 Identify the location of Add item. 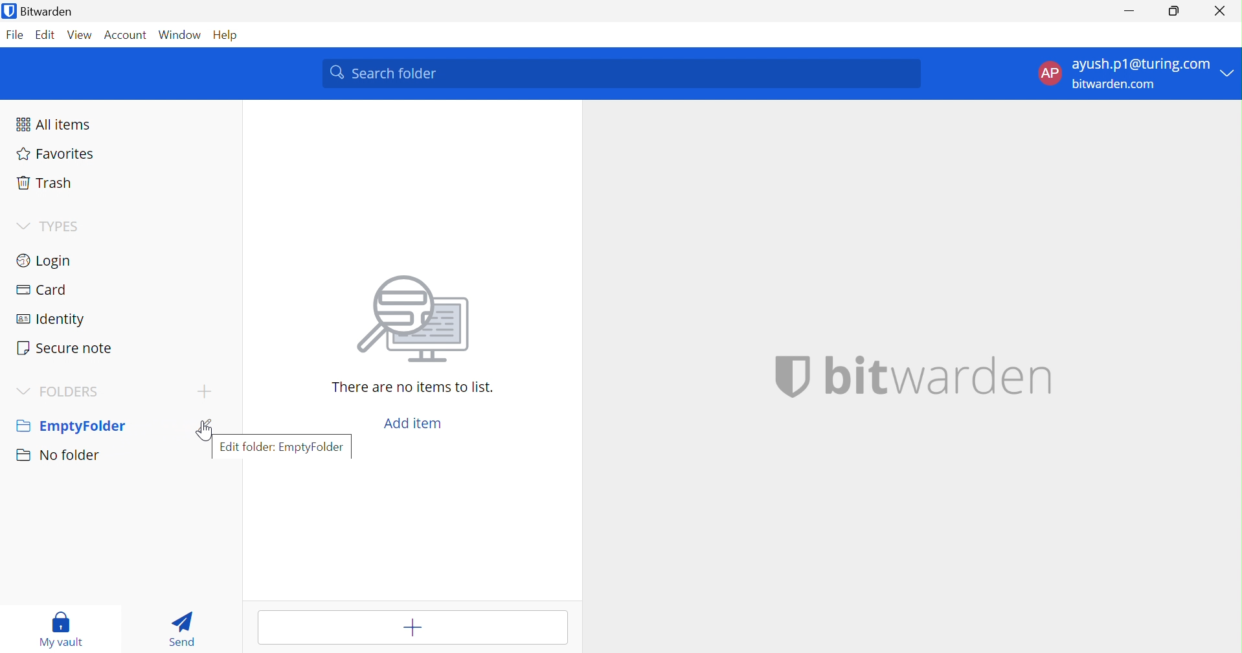
(413, 424).